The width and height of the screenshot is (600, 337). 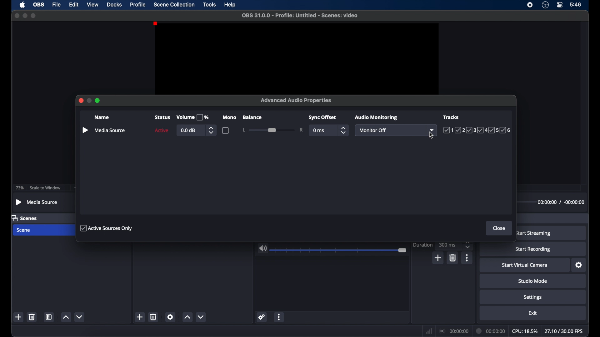 What do you see at coordinates (545, 5) in the screenshot?
I see `obs studio` at bounding box center [545, 5].